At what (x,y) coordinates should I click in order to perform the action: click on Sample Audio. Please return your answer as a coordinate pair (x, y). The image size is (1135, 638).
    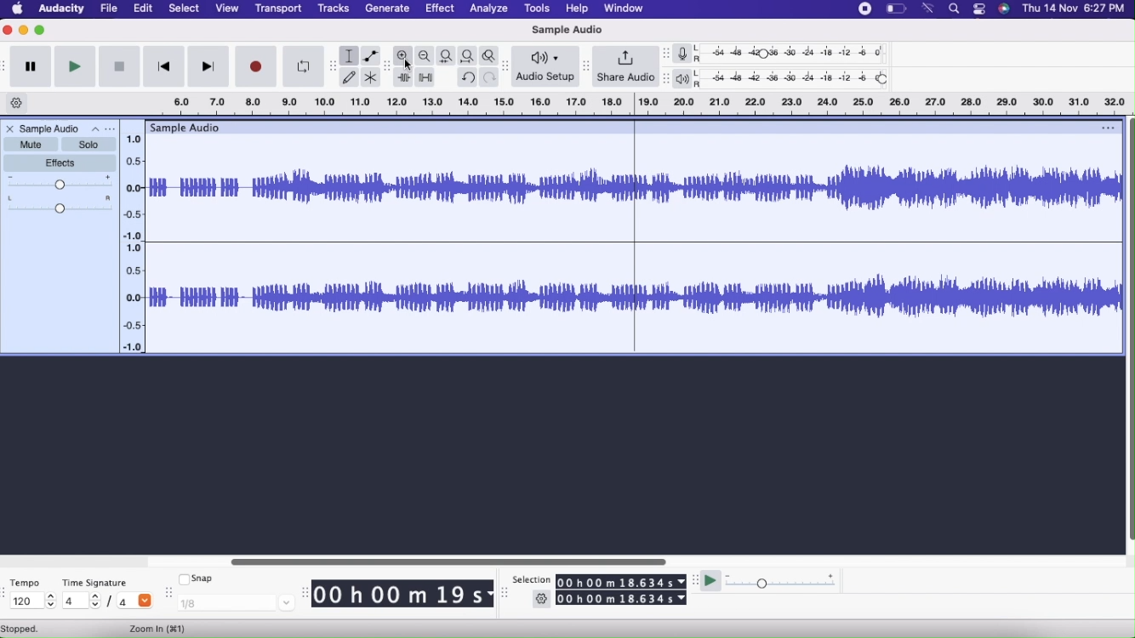
    Looking at the image, I should click on (567, 30).